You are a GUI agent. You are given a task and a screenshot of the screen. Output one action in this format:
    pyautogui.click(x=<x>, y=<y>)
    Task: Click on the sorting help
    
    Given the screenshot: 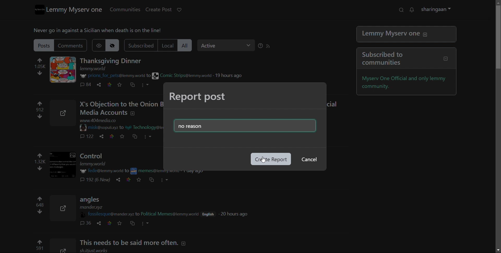 What is the action you would take?
    pyautogui.click(x=263, y=46)
    